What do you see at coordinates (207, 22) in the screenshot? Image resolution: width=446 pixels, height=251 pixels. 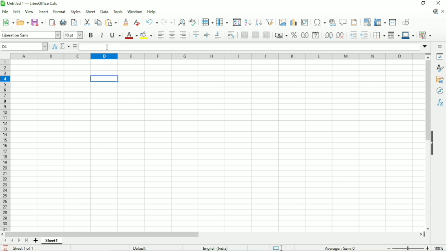 I see `Row` at bounding box center [207, 22].